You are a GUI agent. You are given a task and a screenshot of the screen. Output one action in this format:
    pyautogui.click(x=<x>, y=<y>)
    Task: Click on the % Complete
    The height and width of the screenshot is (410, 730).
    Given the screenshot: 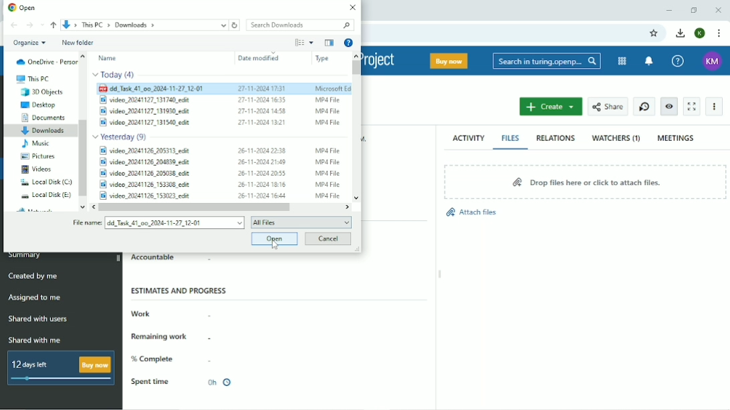 What is the action you would take?
    pyautogui.click(x=155, y=359)
    